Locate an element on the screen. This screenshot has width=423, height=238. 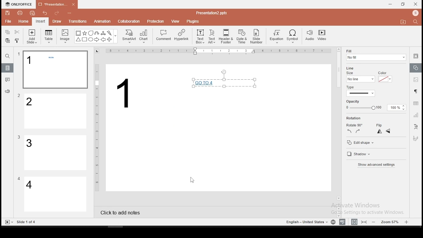
fill is located at coordinates (376, 55).